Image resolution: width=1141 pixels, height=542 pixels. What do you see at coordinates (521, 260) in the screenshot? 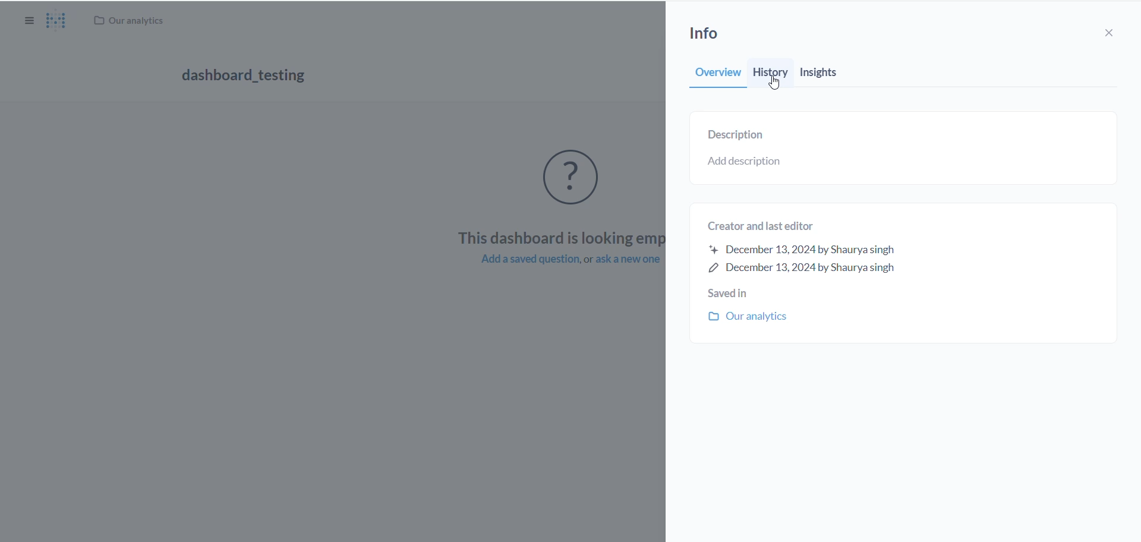
I see `add a saved question` at bounding box center [521, 260].